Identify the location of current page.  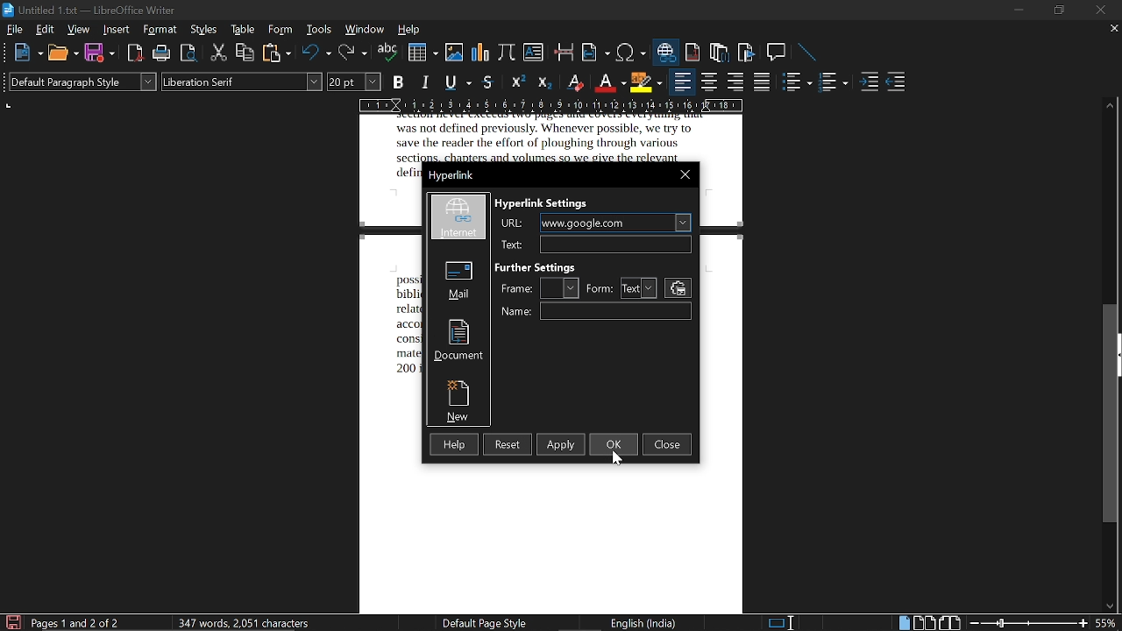
(76, 622).